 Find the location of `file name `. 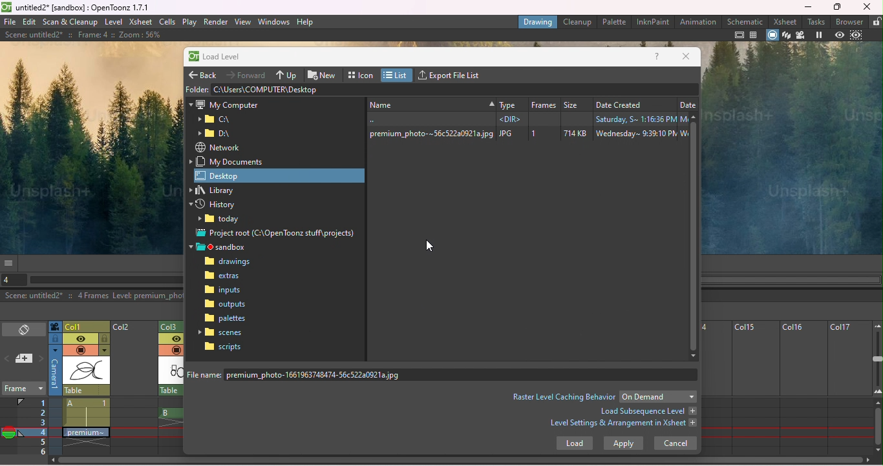

file name  is located at coordinates (445, 374).